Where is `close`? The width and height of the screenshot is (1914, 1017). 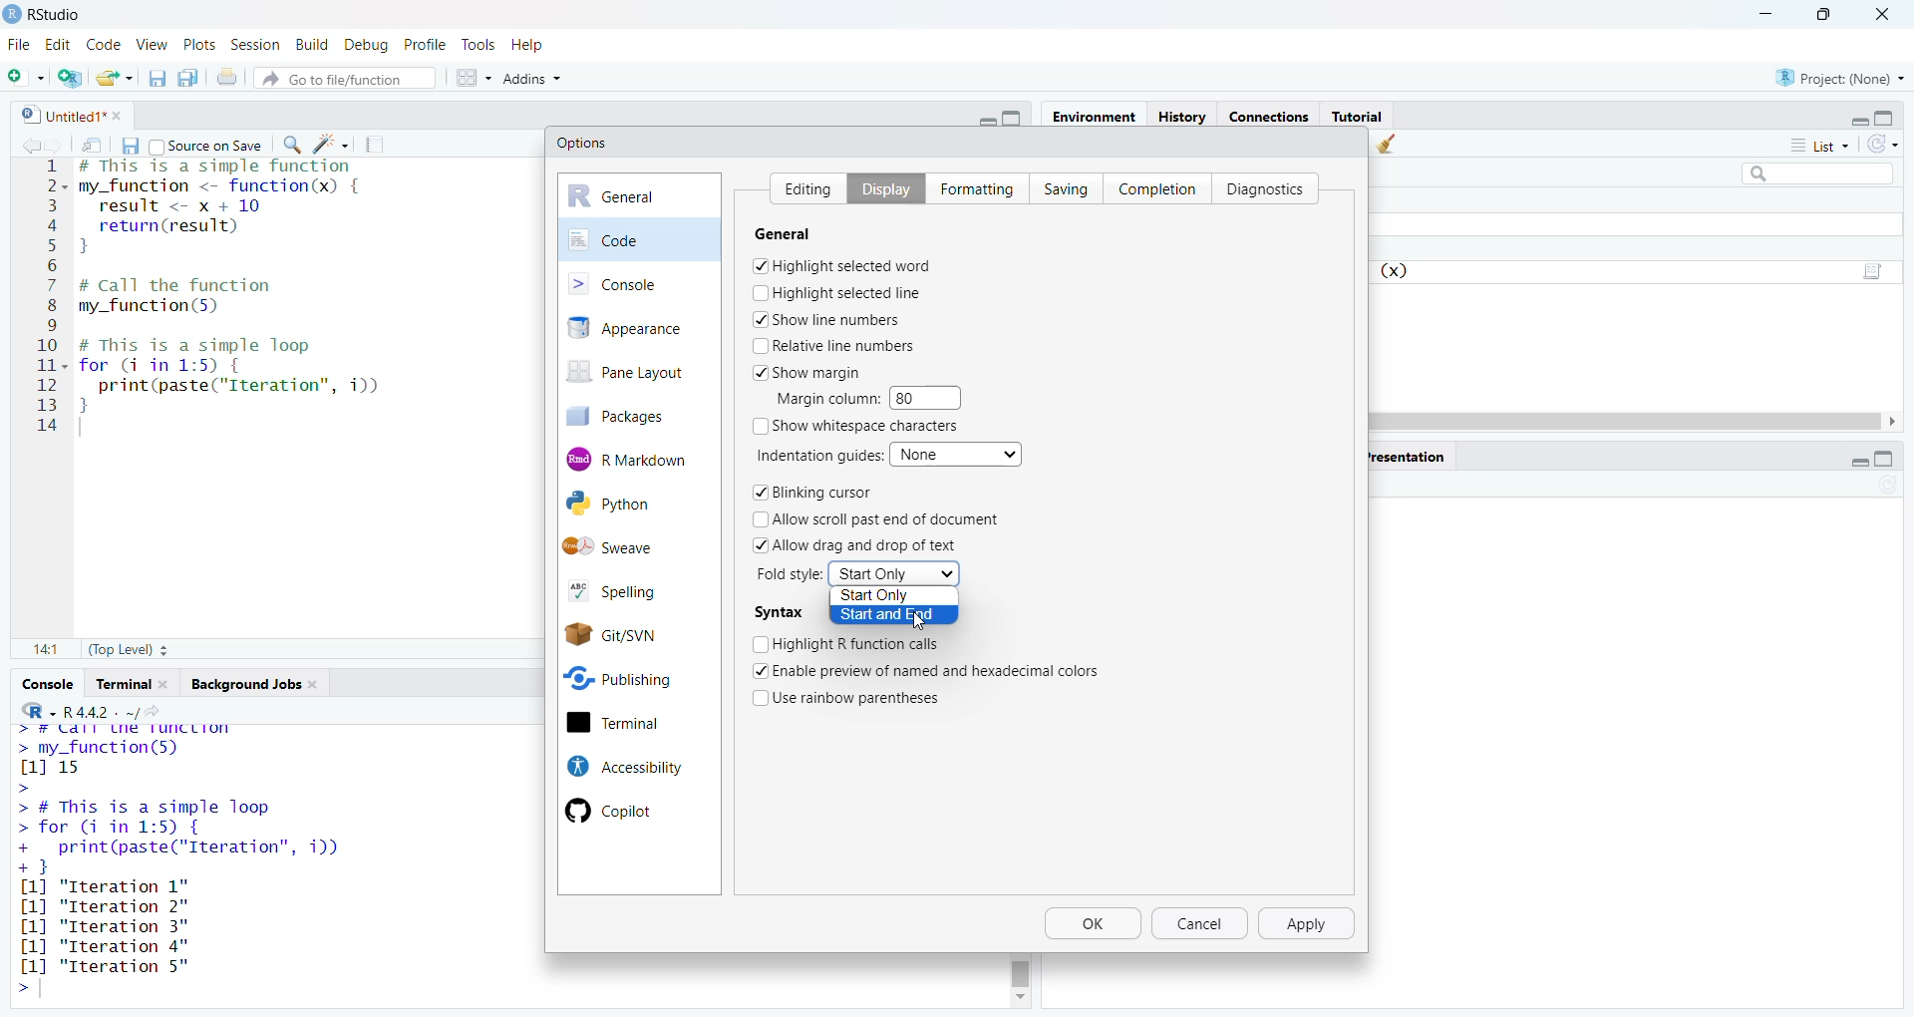 close is located at coordinates (1888, 12).